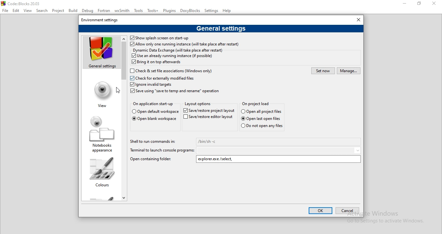 The width and height of the screenshot is (442, 234). What do you see at coordinates (208, 111) in the screenshot?
I see `Save/restore project layout` at bounding box center [208, 111].